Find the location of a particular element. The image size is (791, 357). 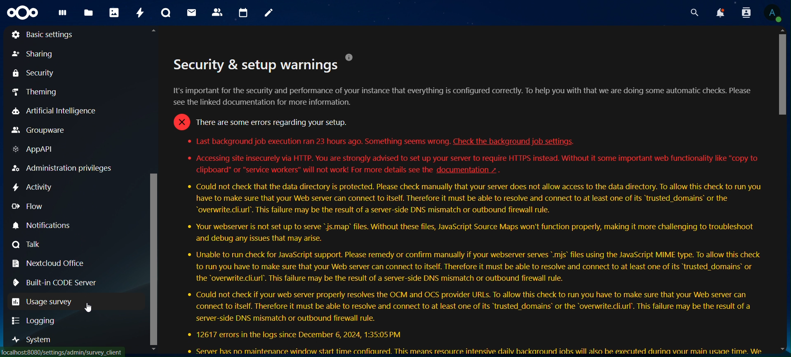

View Profile is located at coordinates (773, 13).